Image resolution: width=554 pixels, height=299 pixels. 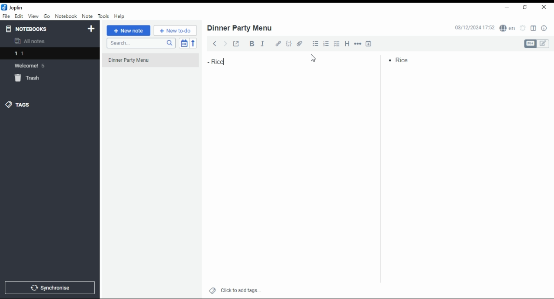 I want to click on click to add tags, so click(x=240, y=290).